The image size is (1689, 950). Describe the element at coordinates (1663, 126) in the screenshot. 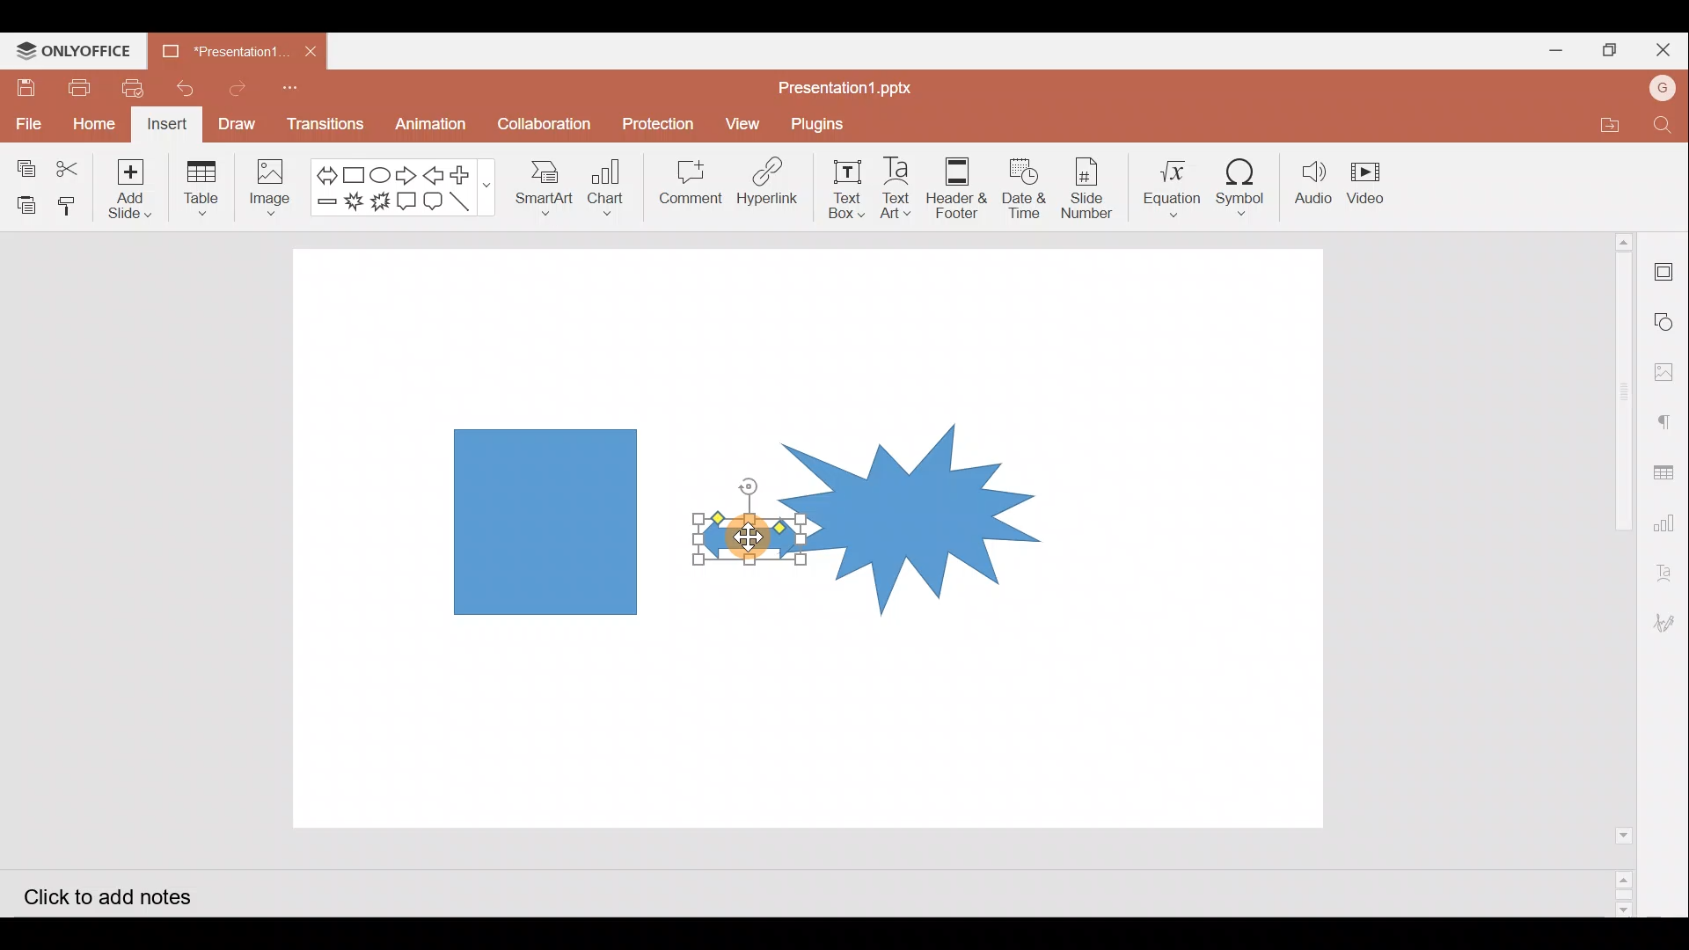

I see `Find` at that location.